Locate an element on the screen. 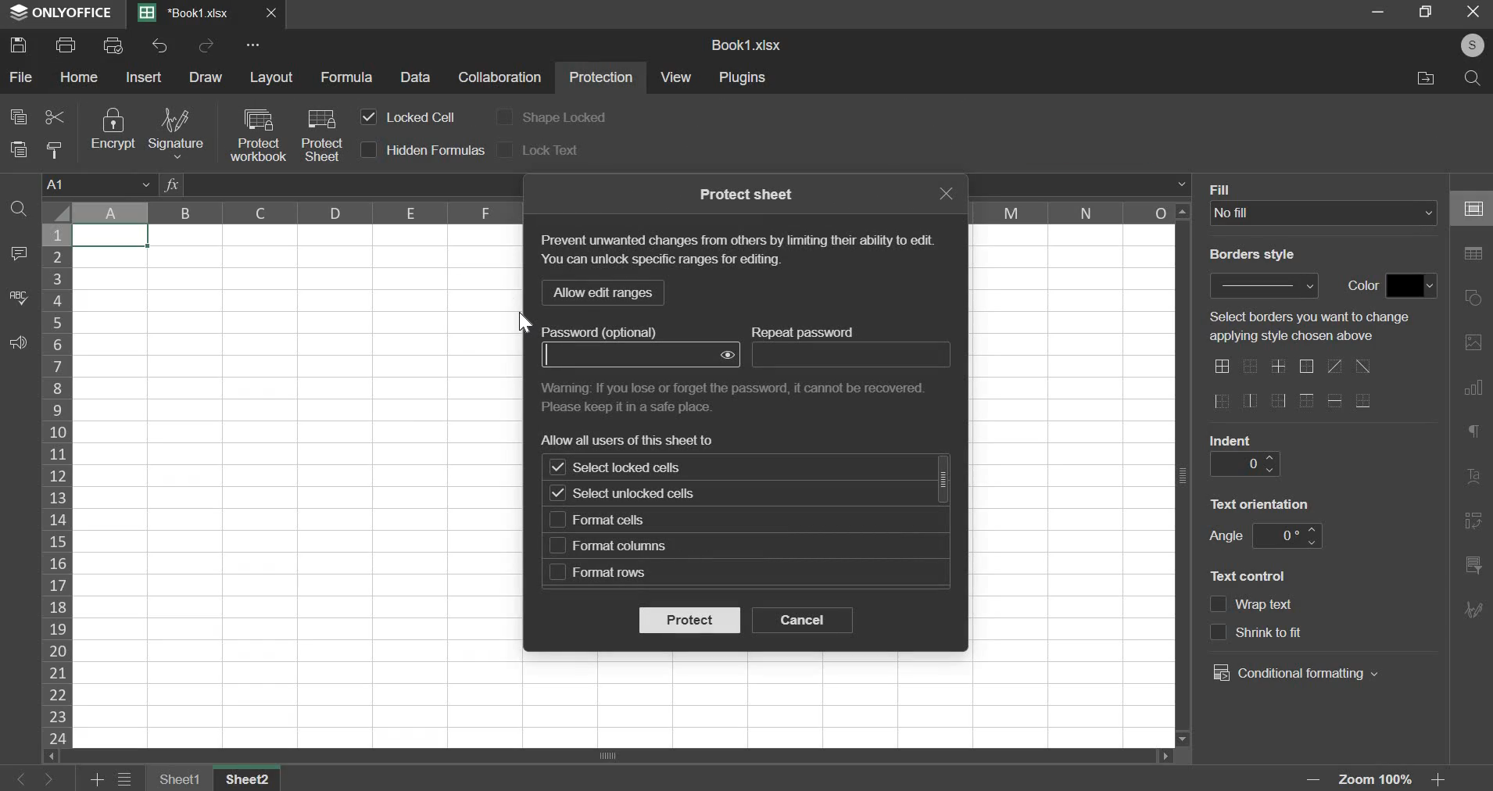 This screenshot has height=791, width=1493. more is located at coordinates (256, 45).